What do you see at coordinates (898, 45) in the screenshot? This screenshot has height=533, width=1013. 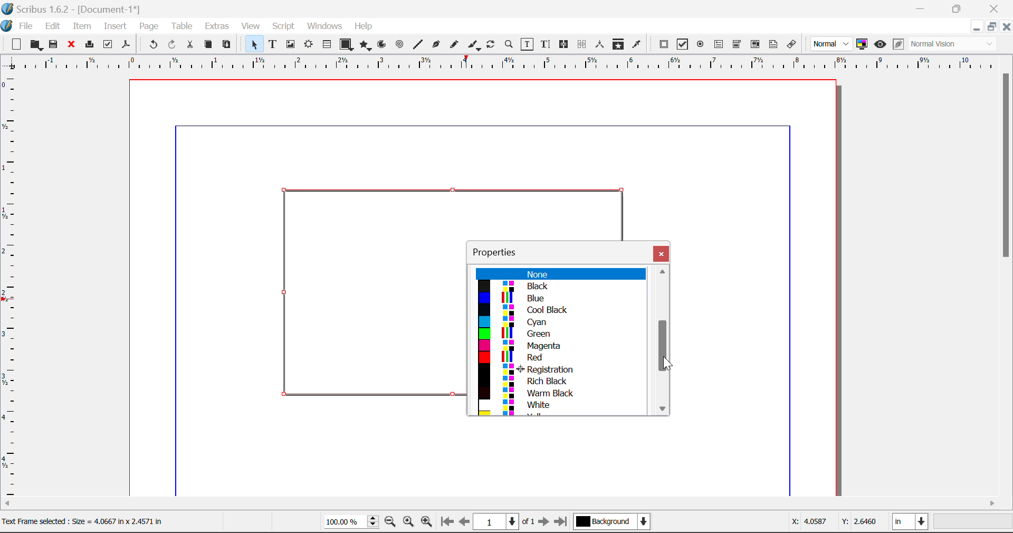 I see `Edit in Preview Mode` at bounding box center [898, 45].